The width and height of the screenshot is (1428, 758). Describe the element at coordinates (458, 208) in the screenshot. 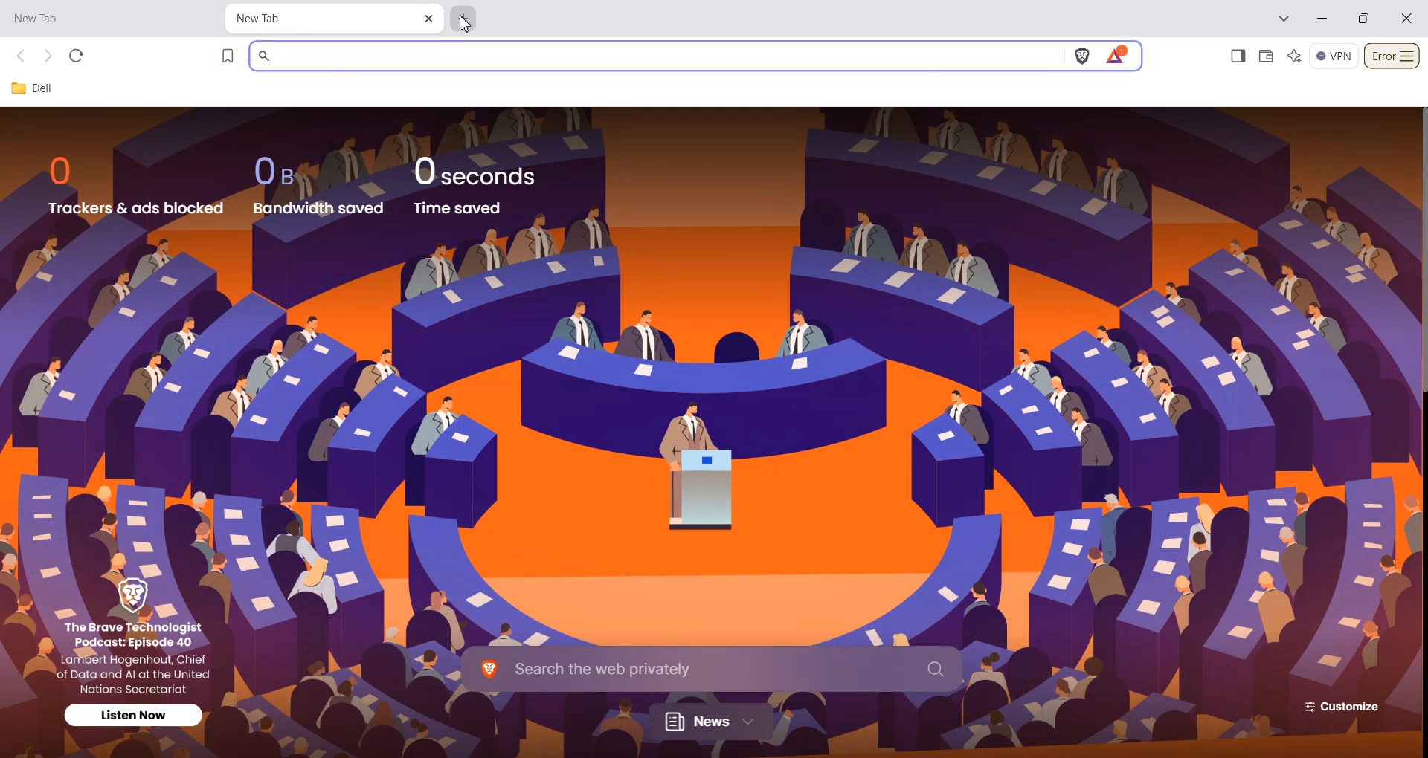

I see `Time saved` at that location.